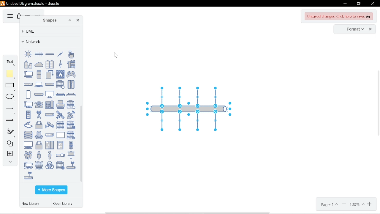 The width and height of the screenshot is (380, 214). Describe the element at coordinates (39, 74) in the screenshot. I see `desktop PC` at that location.